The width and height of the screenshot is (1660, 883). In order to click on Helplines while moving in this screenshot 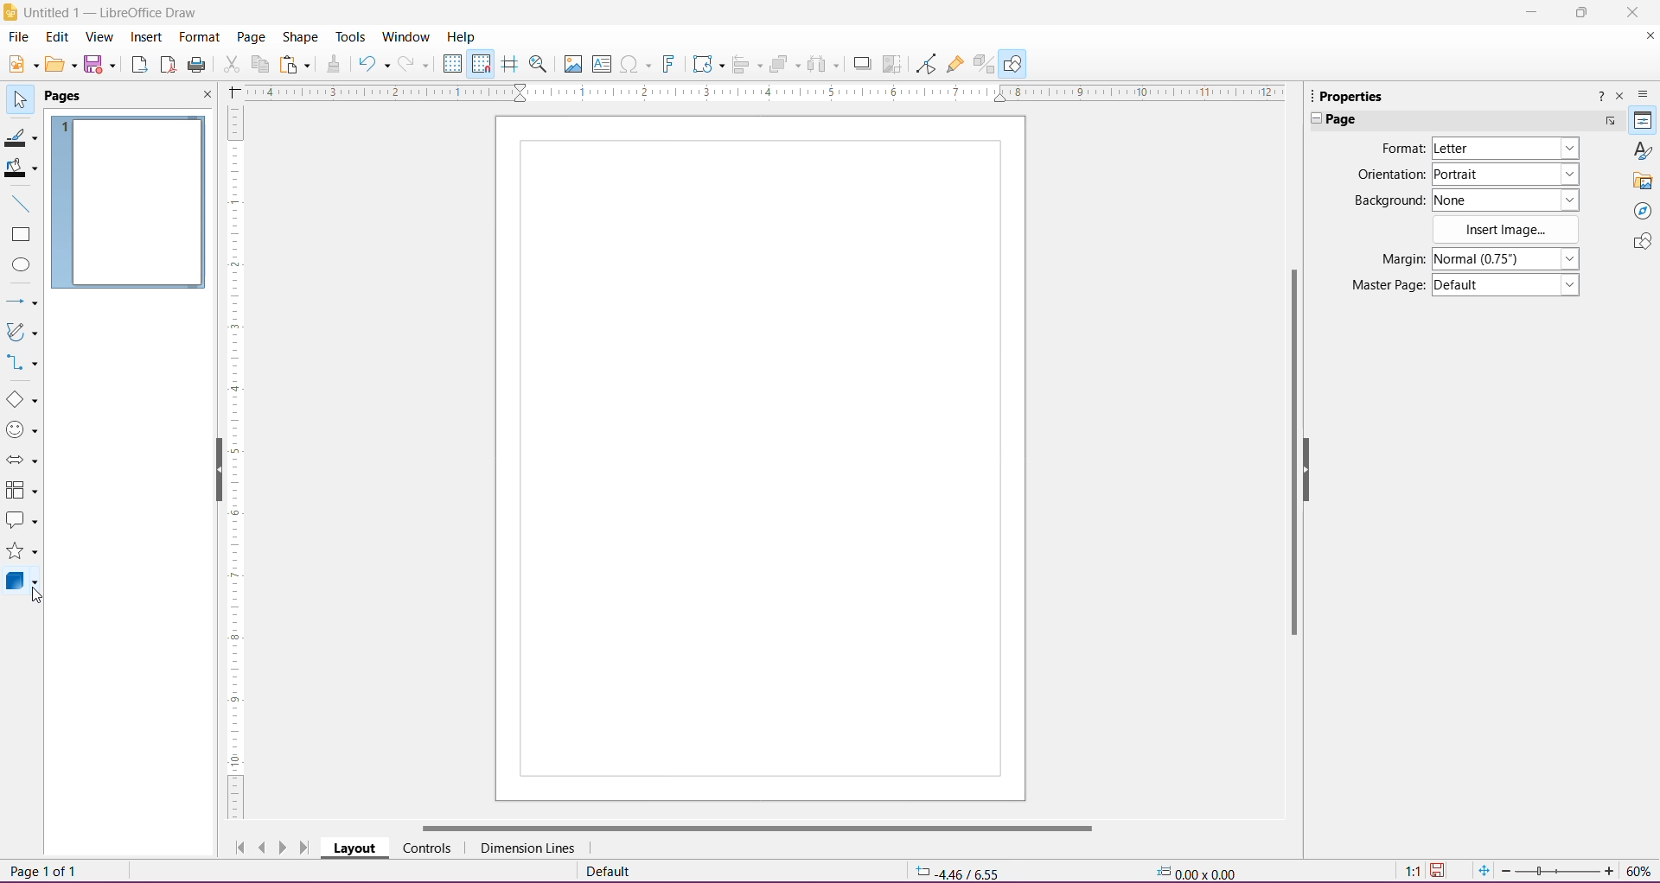, I will do `click(510, 64)`.